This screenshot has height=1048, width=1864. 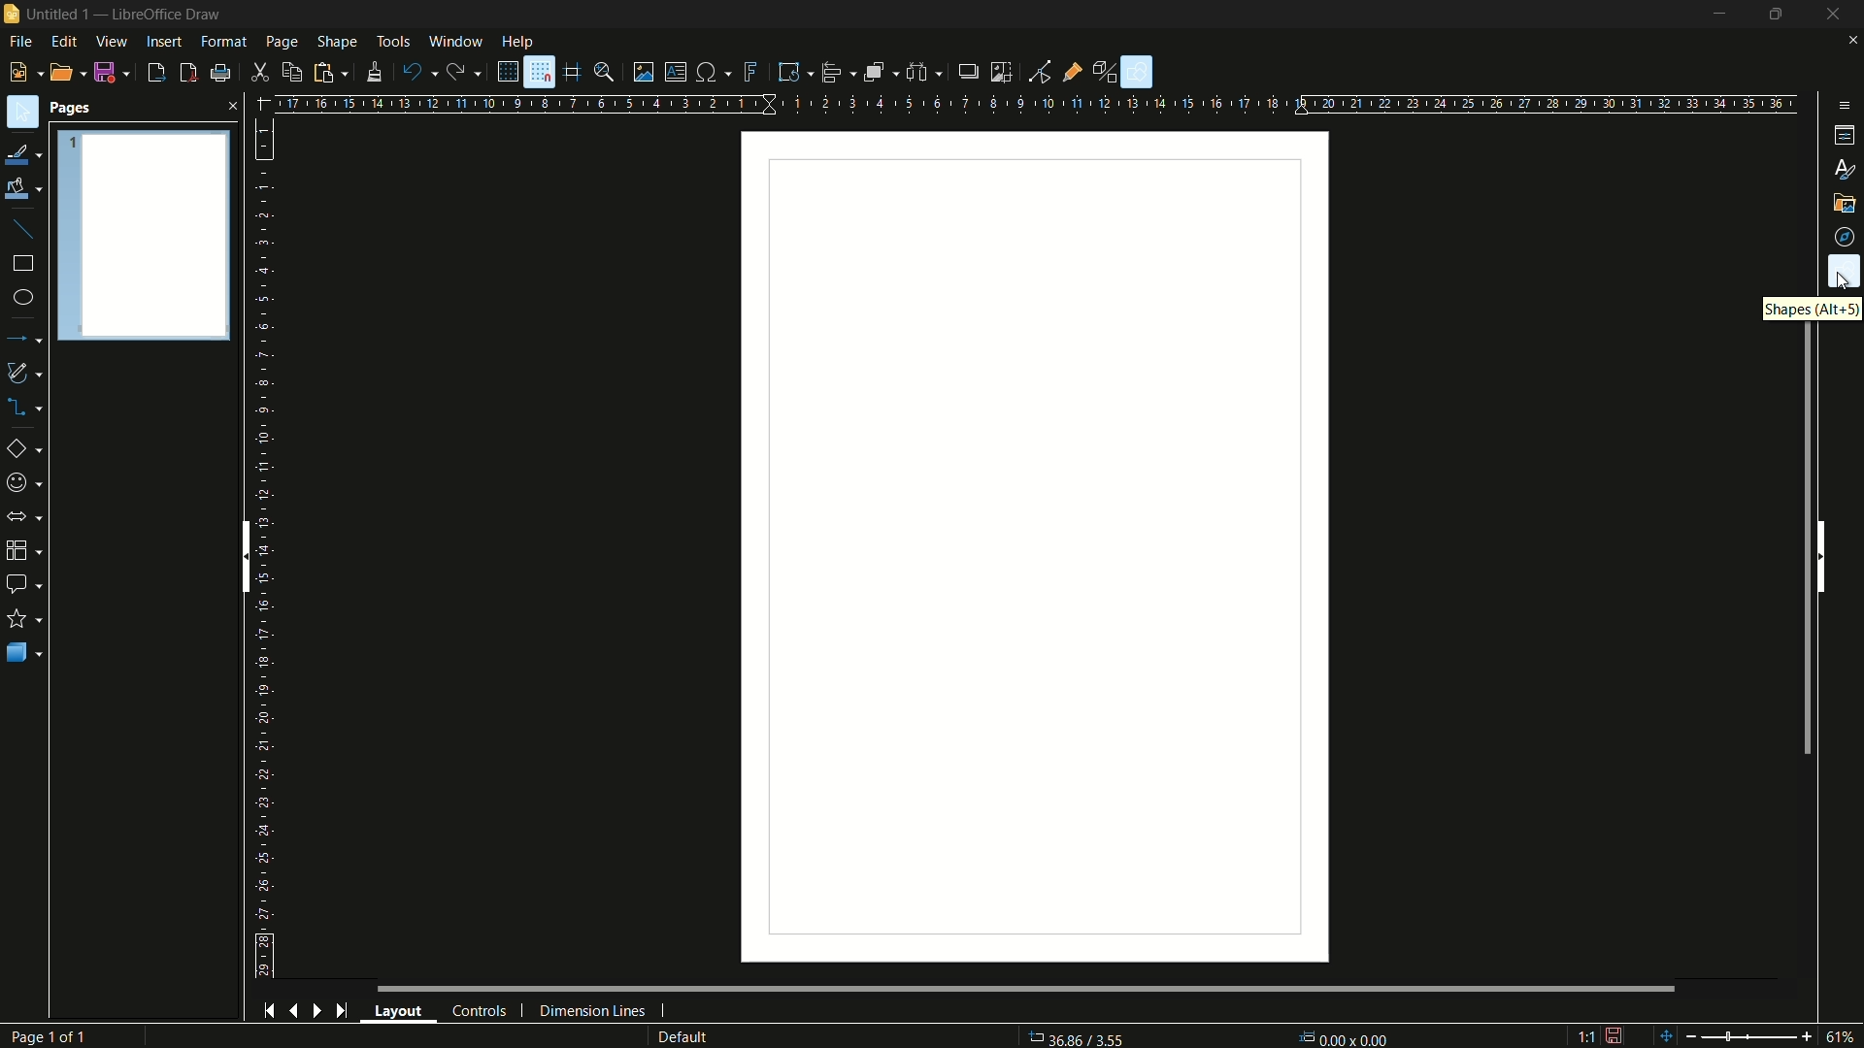 I want to click on length measuring scale, so click(x=269, y=548).